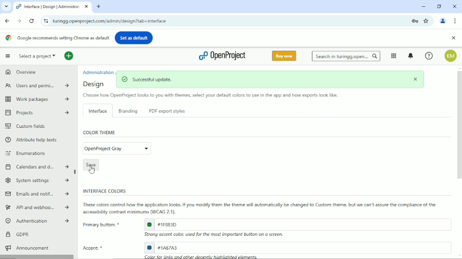 This screenshot has width=462, height=259. Describe the element at coordinates (393, 56) in the screenshot. I see `Modules` at that location.